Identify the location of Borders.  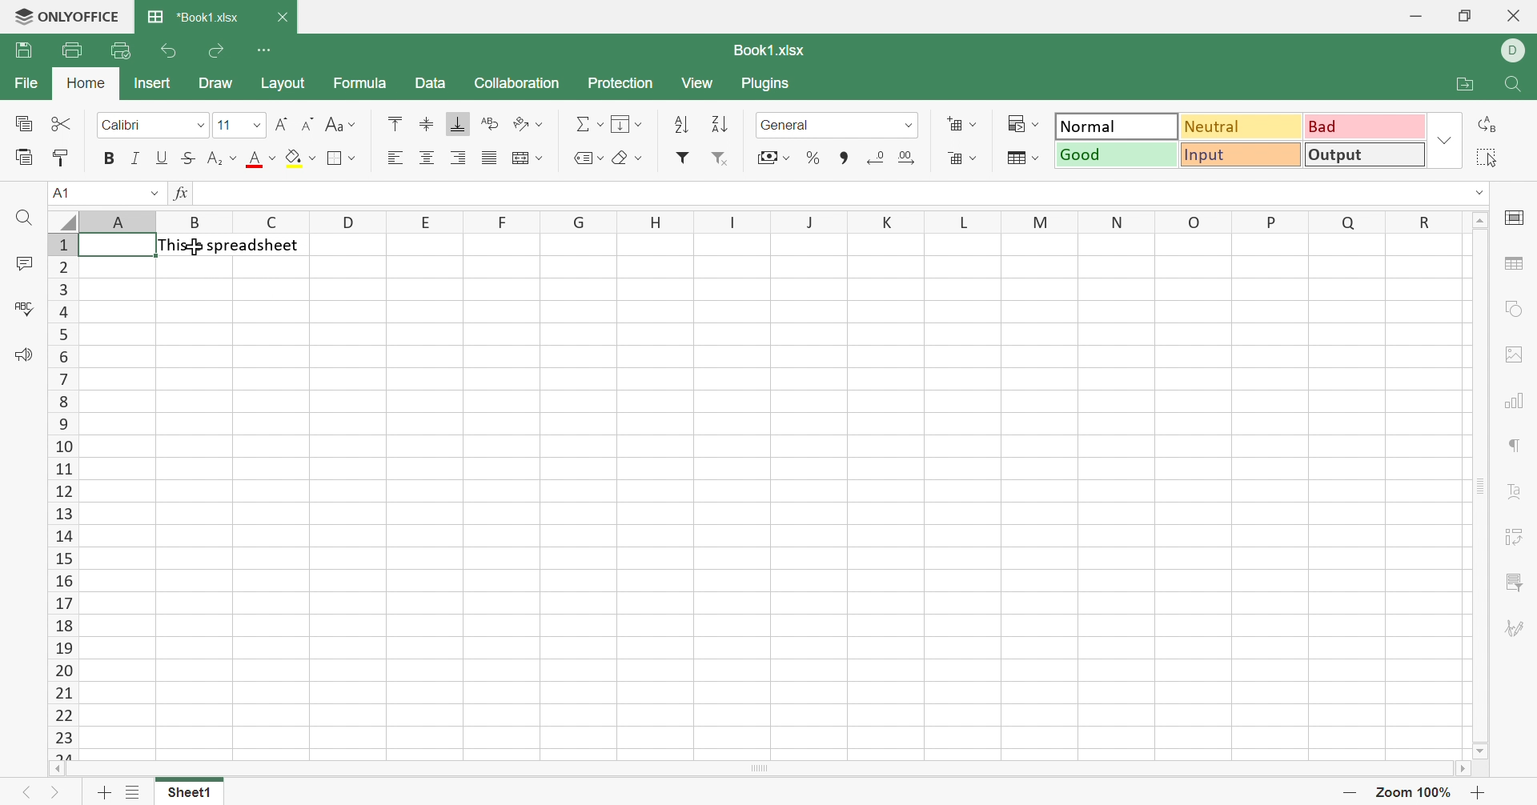
(337, 158).